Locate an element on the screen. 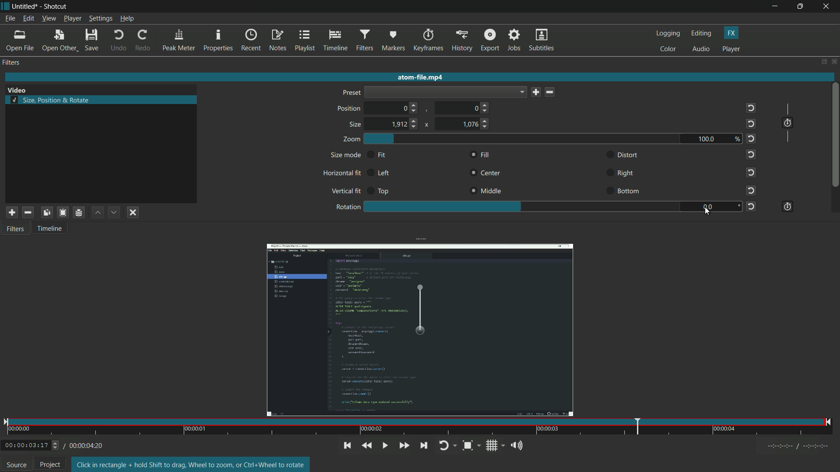  zoom is located at coordinates (351, 139).